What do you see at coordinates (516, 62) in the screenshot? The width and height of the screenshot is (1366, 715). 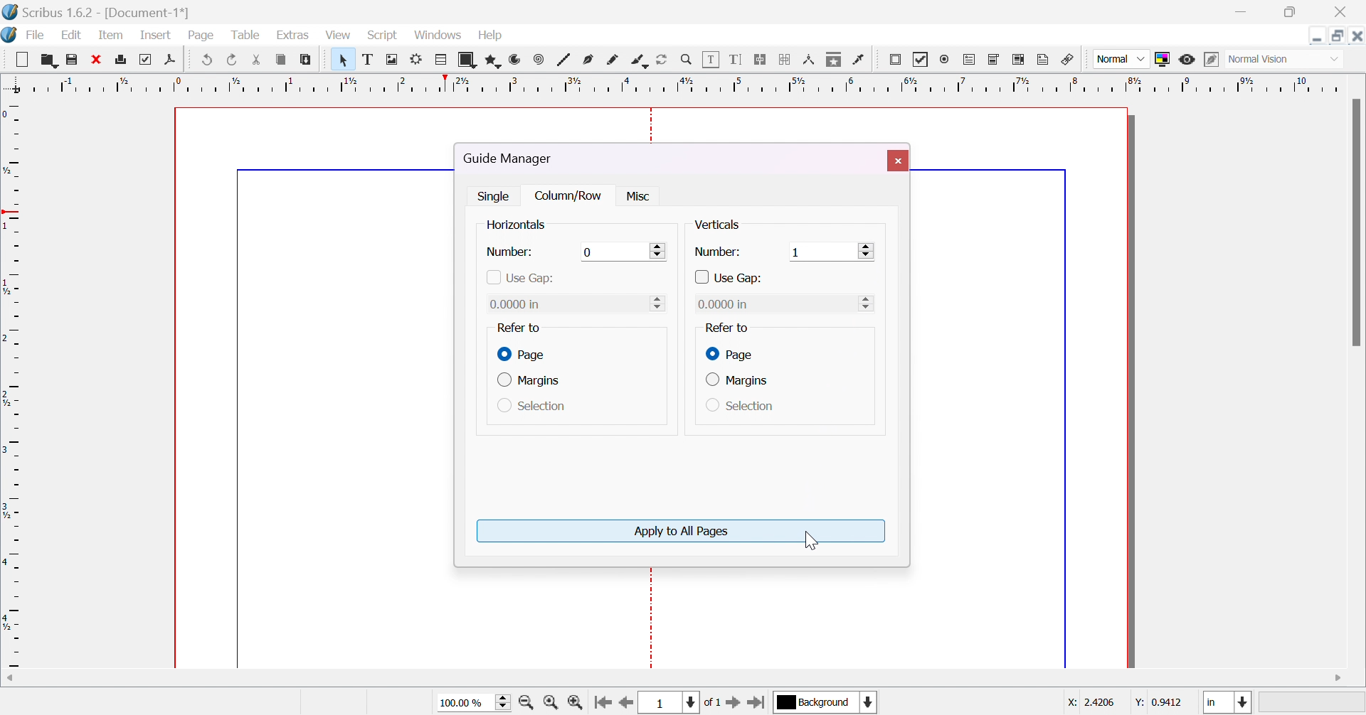 I see `arc` at bounding box center [516, 62].